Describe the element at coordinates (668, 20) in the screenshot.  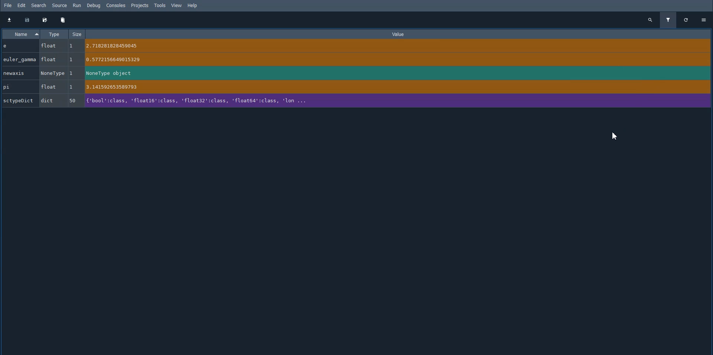
I see `Filter variables` at that location.